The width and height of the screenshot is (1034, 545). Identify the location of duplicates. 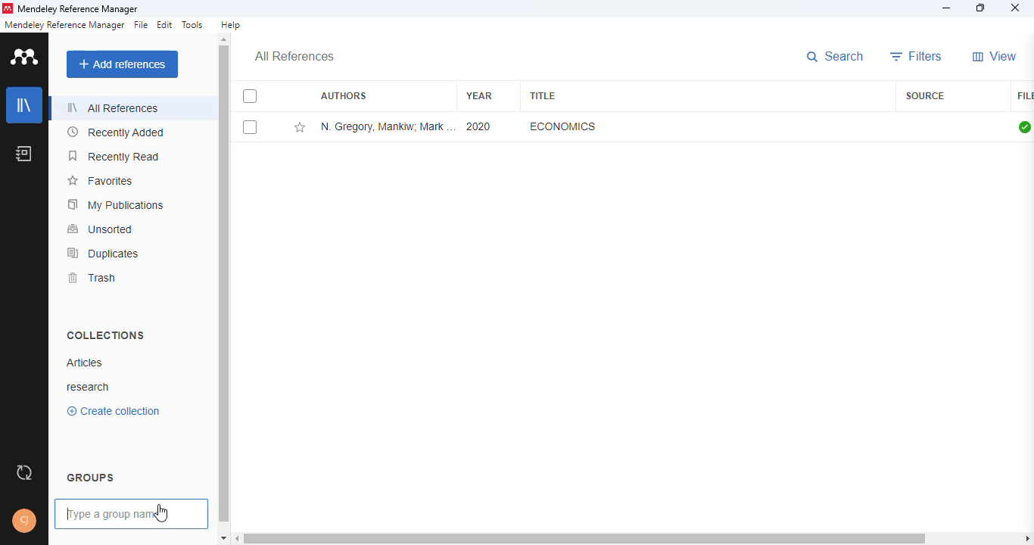
(104, 254).